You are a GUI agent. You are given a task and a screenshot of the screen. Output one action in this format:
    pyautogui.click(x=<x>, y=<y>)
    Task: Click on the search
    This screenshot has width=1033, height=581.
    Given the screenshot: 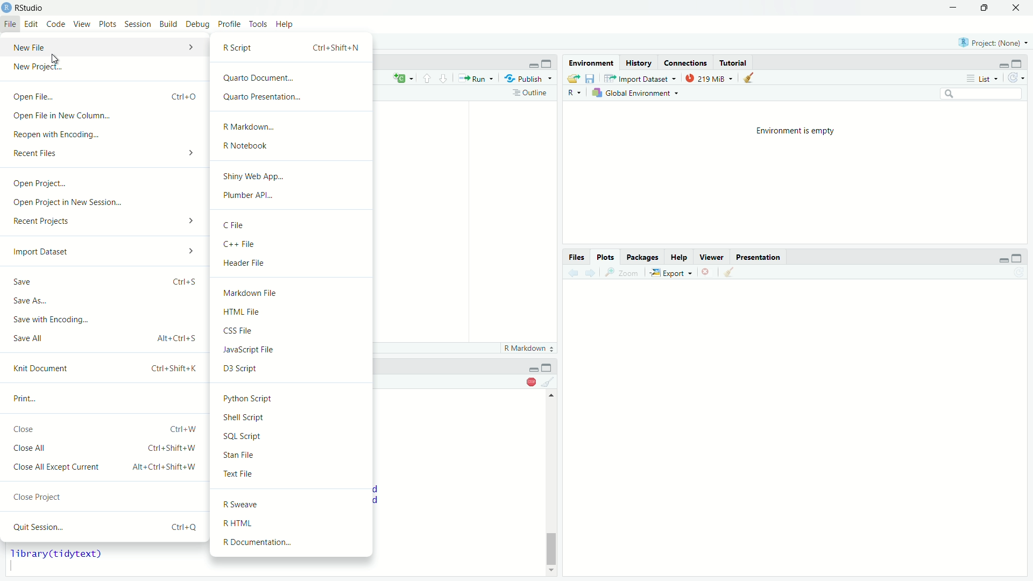 What is the action you would take?
    pyautogui.click(x=982, y=94)
    